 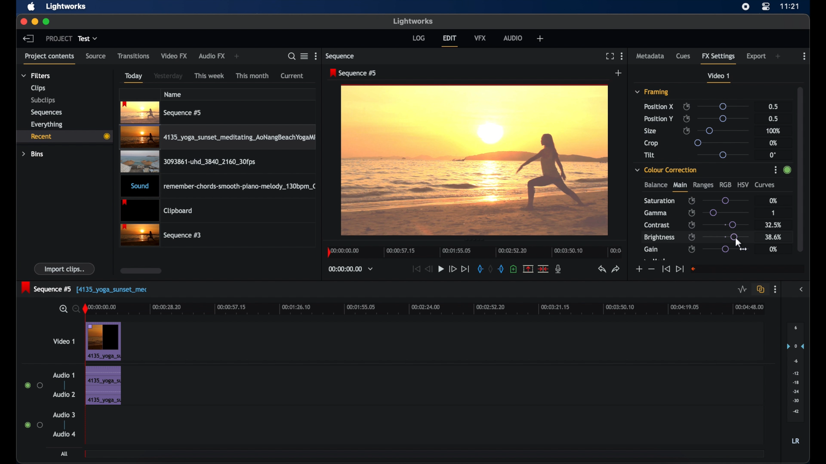 What do you see at coordinates (441, 269) in the screenshot?
I see `play ` at bounding box center [441, 269].